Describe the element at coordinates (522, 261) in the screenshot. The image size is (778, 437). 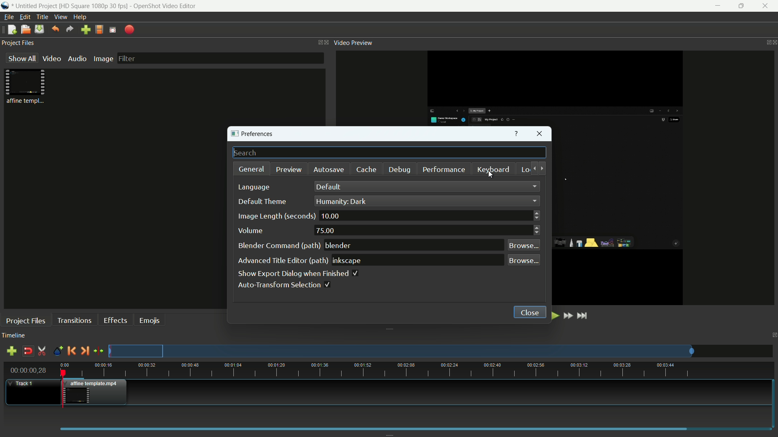
I see `browse` at that location.